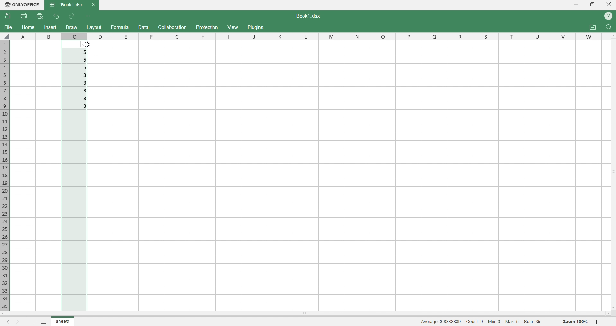 Image resolution: width=616 pixels, height=326 pixels. I want to click on Draft, so click(143, 27).